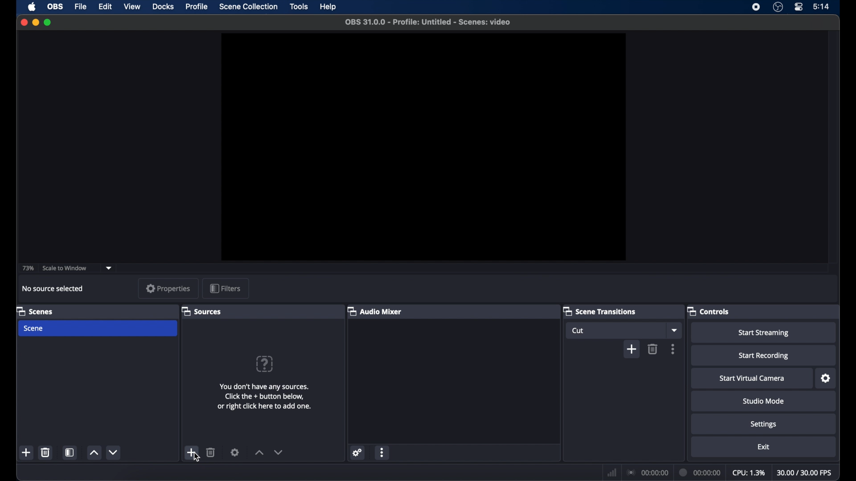 This screenshot has width=856, height=481. Describe the element at coordinates (53, 289) in the screenshot. I see `no source selected` at that location.